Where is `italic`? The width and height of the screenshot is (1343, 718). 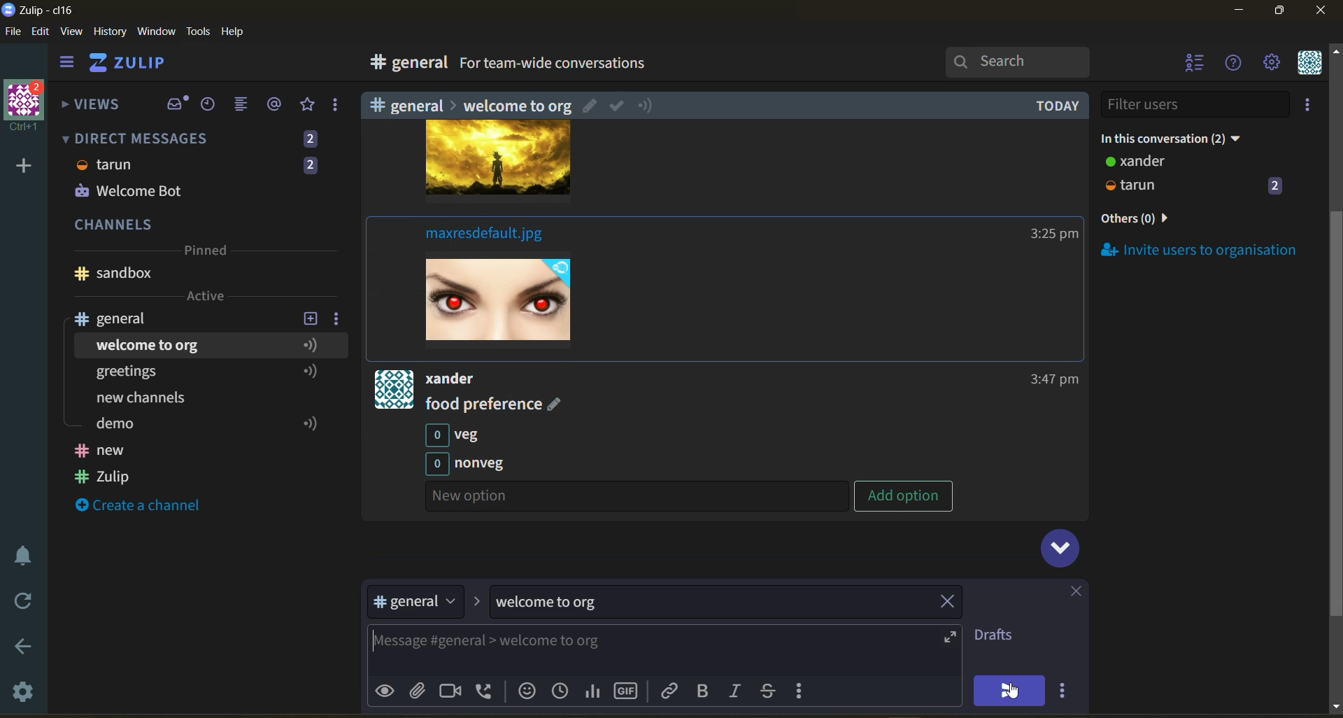 italic is located at coordinates (738, 692).